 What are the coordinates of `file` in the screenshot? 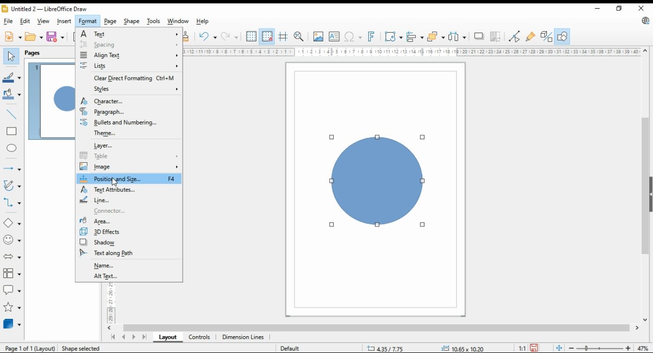 It's located at (9, 21).